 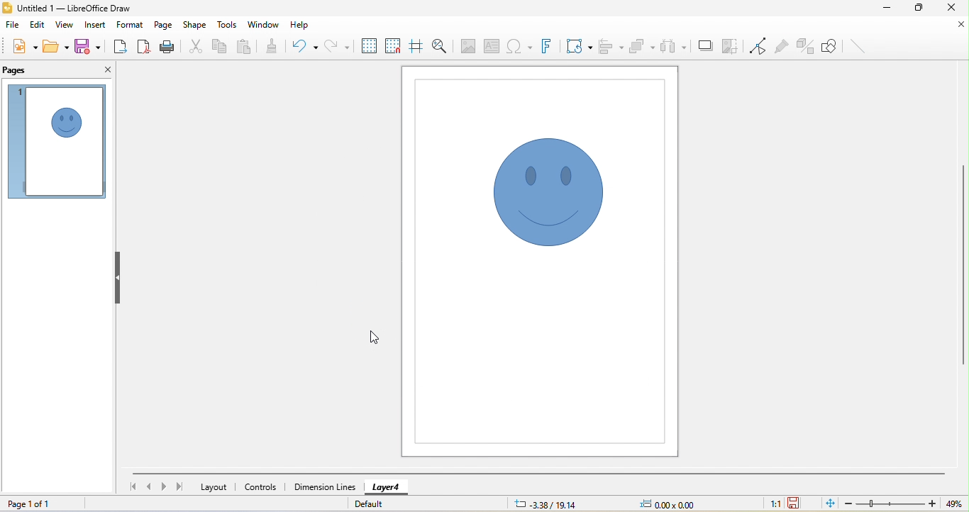 What do you see at coordinates (519, 45) in the screenshot?
I see `special character` at bounding box center [519, 45].